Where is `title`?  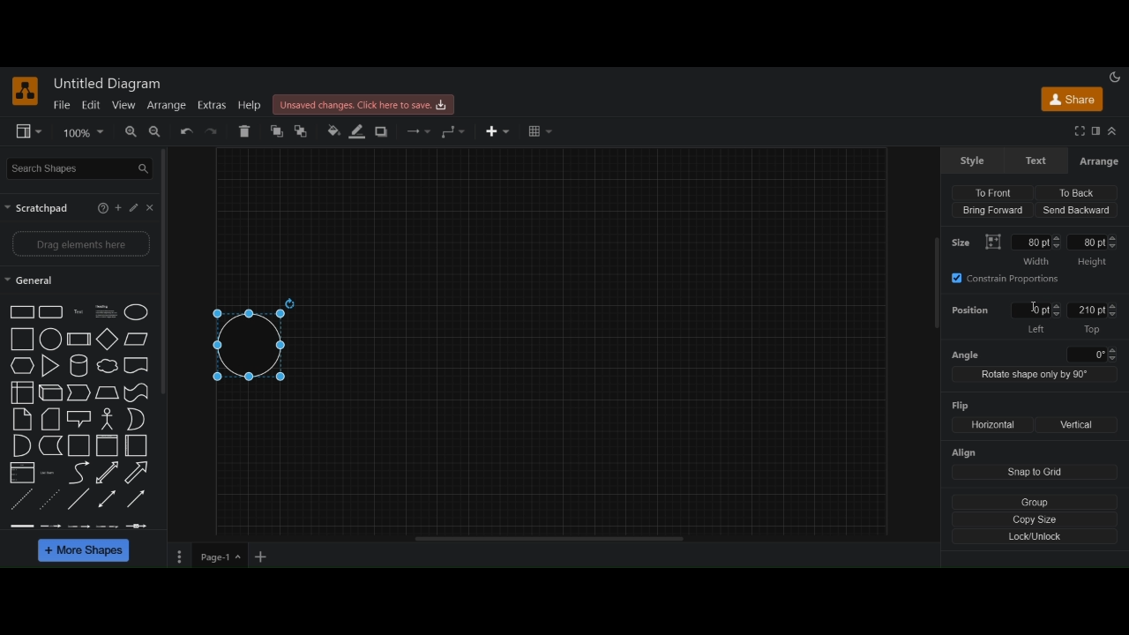 title is located at coordinates (110, 84).